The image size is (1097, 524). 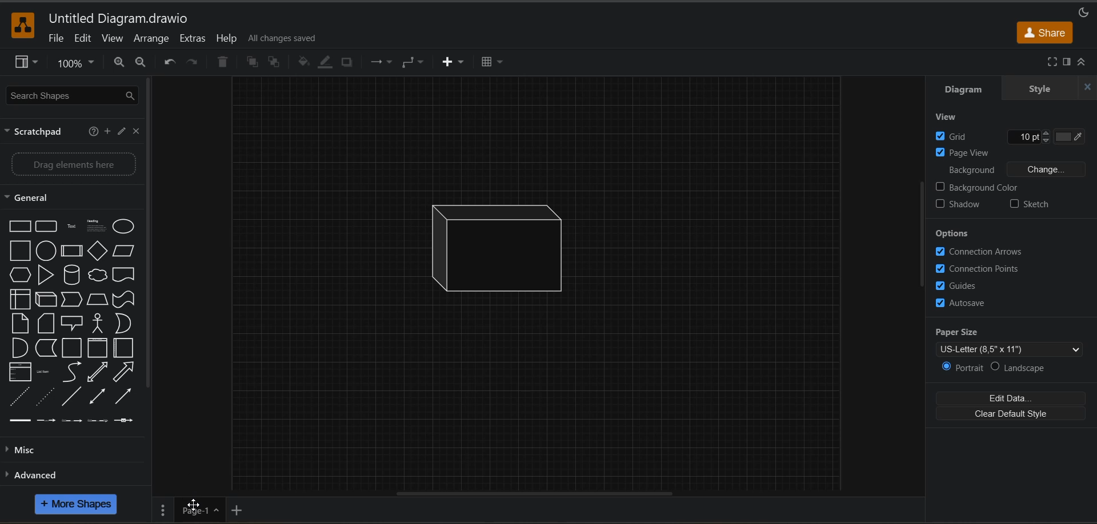 I want to click on paper size, so click(x=1016, y=341).